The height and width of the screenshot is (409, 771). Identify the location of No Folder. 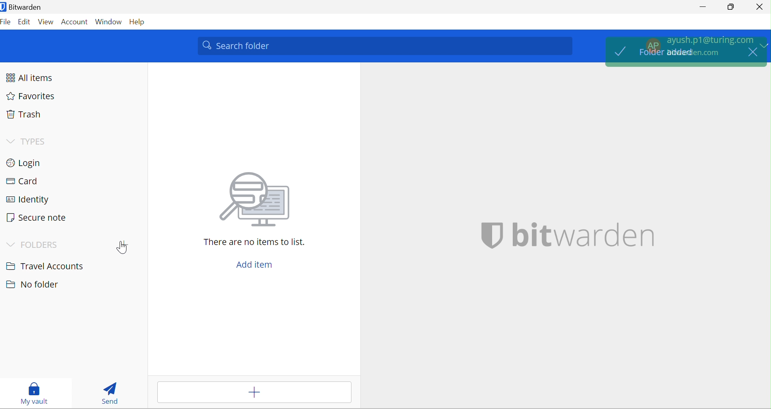
(31, 284).